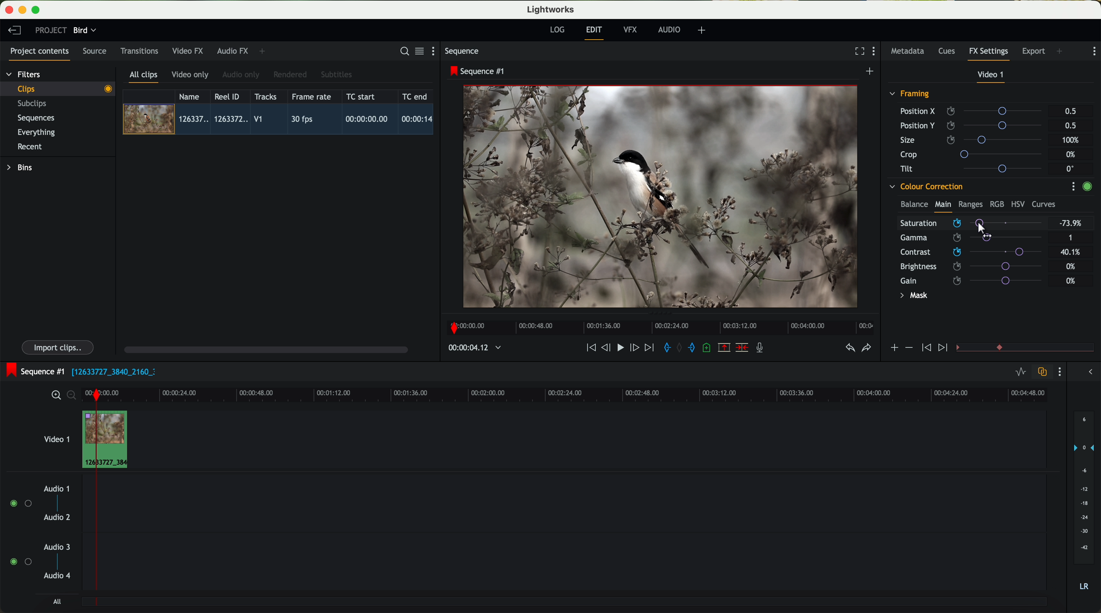  What do you see at coordinates (241, 75) in the screenshot?
I see `audio only` at bounding box center [241, 75].